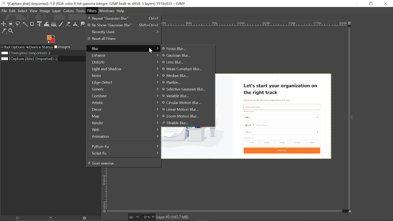  Describe the element at coordinates (185, 116) in the screenshot. I see `Zoom Motion Blur` at that location.